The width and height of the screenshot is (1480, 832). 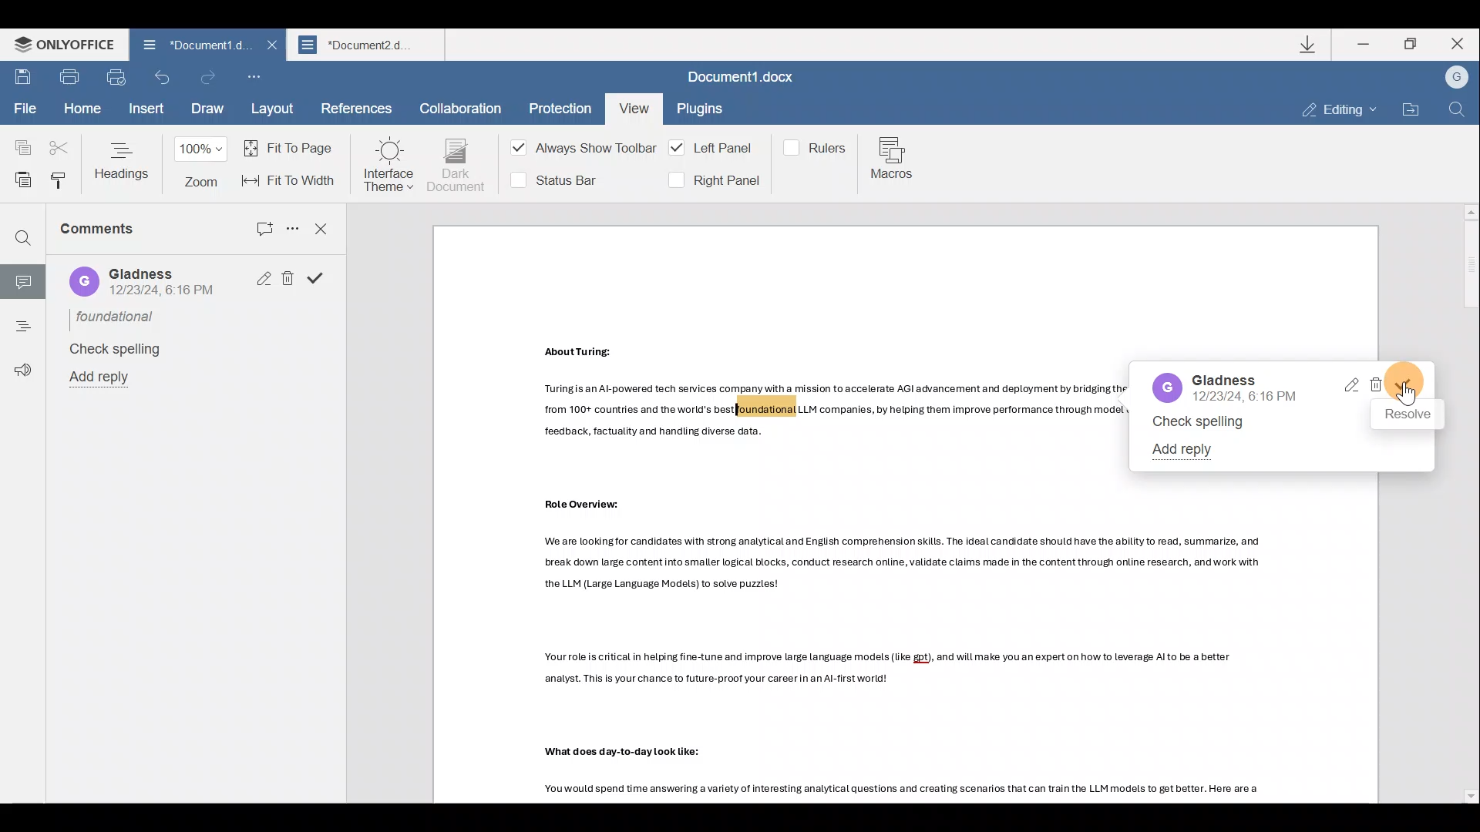 What do you see at coordinates (1310, 44) in the screenshot?
I see `Downloads` at bounding box center [1310, 44].